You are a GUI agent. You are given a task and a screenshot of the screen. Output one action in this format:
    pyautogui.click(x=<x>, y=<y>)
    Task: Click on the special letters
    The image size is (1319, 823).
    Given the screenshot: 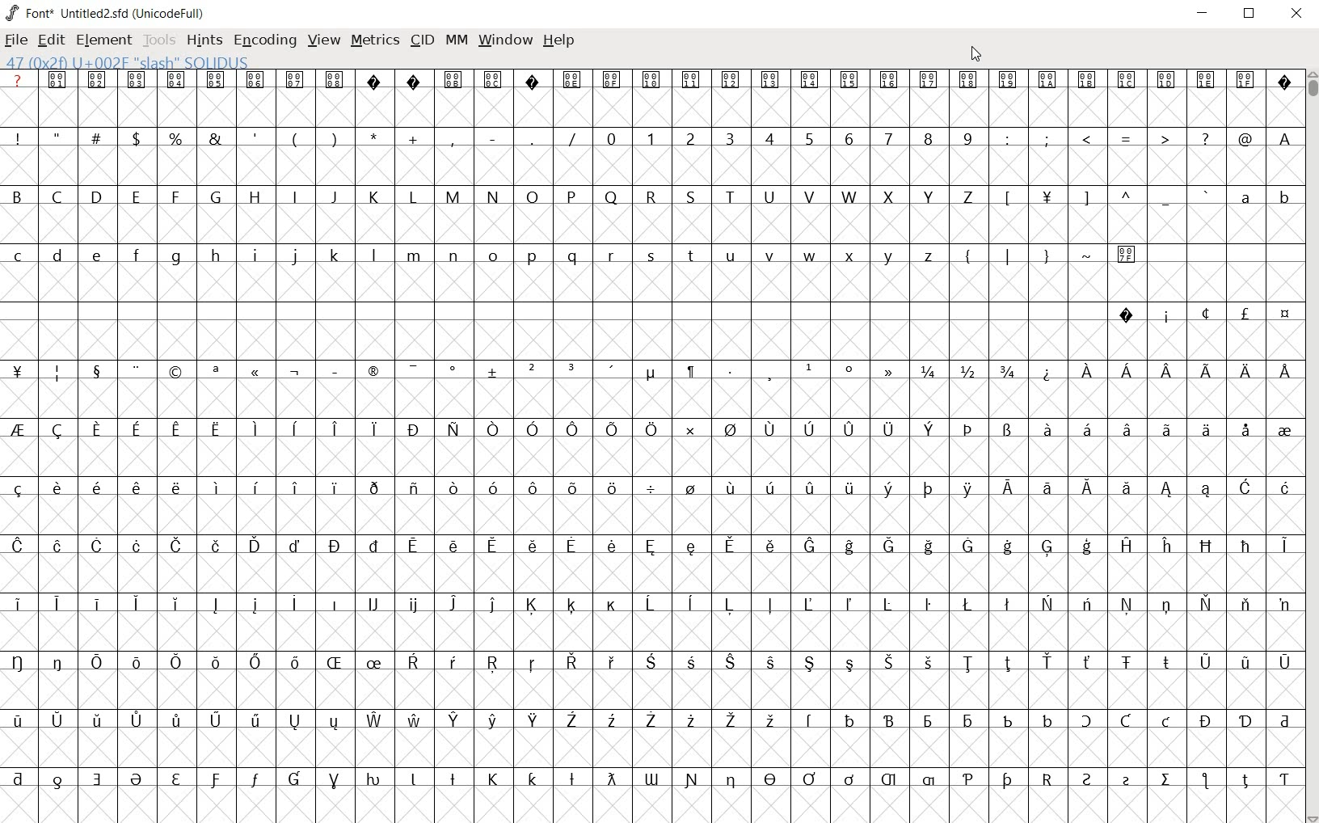 What is the action you would take?
    pyautogui.click(x=653, y=429)
    